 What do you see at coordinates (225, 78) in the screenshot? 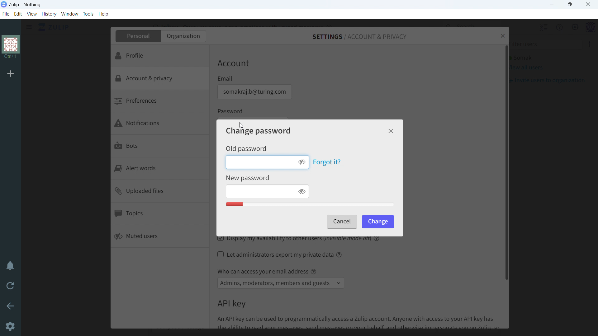
I see `Email` at bounding box center [225, 78].